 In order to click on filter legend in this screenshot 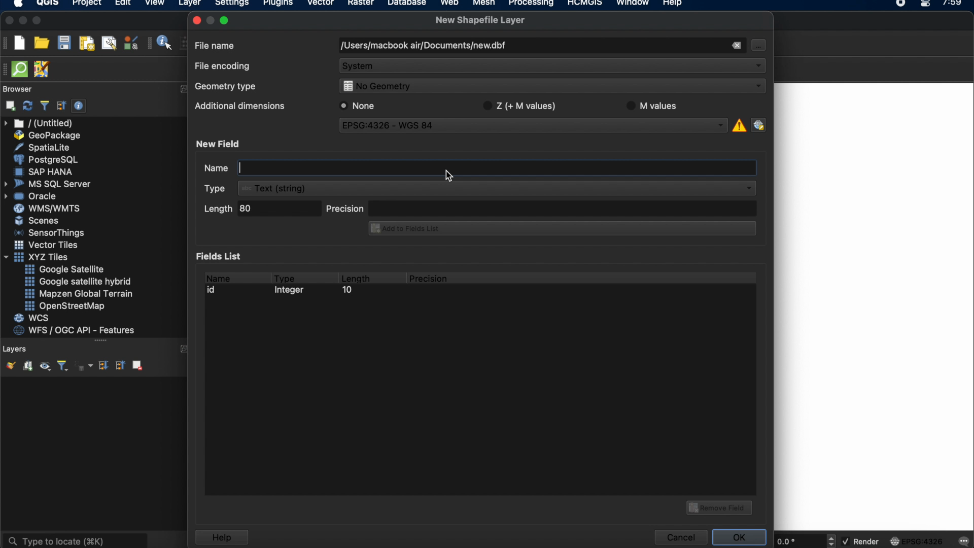, I will do `click(62, 366)`.